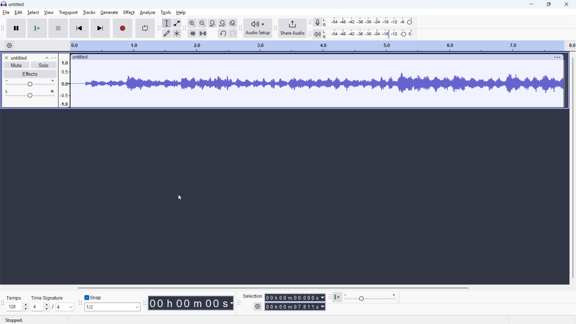 The height and width of the screenshot is (324, 576). What do you see at coordinates (166, 12) in the screenshot?
I see `tools` at bounding box center [166, 12].